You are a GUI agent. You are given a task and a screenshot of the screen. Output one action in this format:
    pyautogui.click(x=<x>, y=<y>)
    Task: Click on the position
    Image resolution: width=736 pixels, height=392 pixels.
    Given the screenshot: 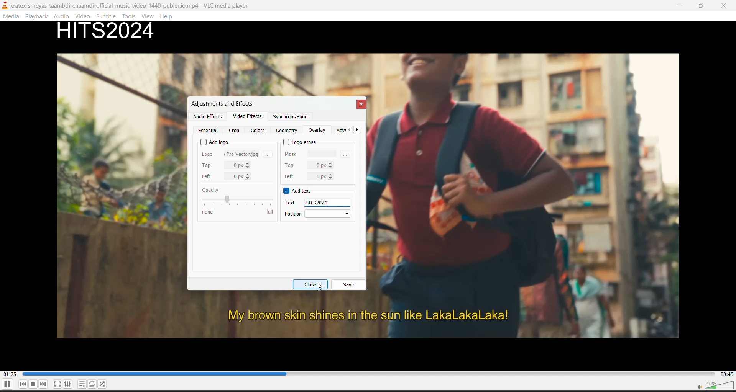 What is the action you would take?
    pyautogui.click(x=319, y=213)
    